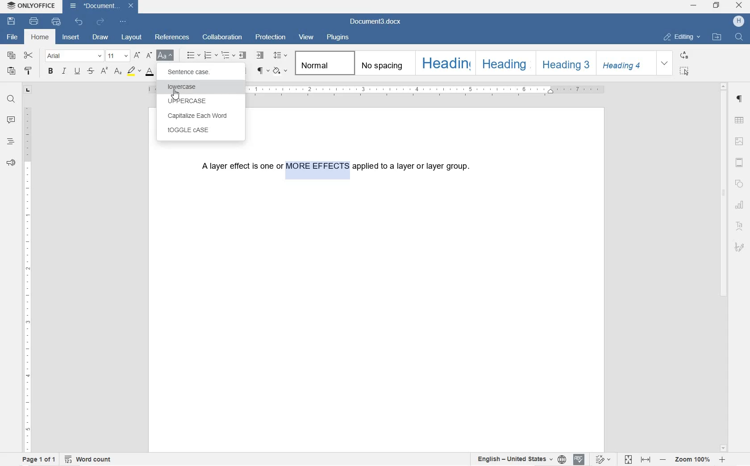  I want to click on PAGE 1 OF 1, so click(39, 460).